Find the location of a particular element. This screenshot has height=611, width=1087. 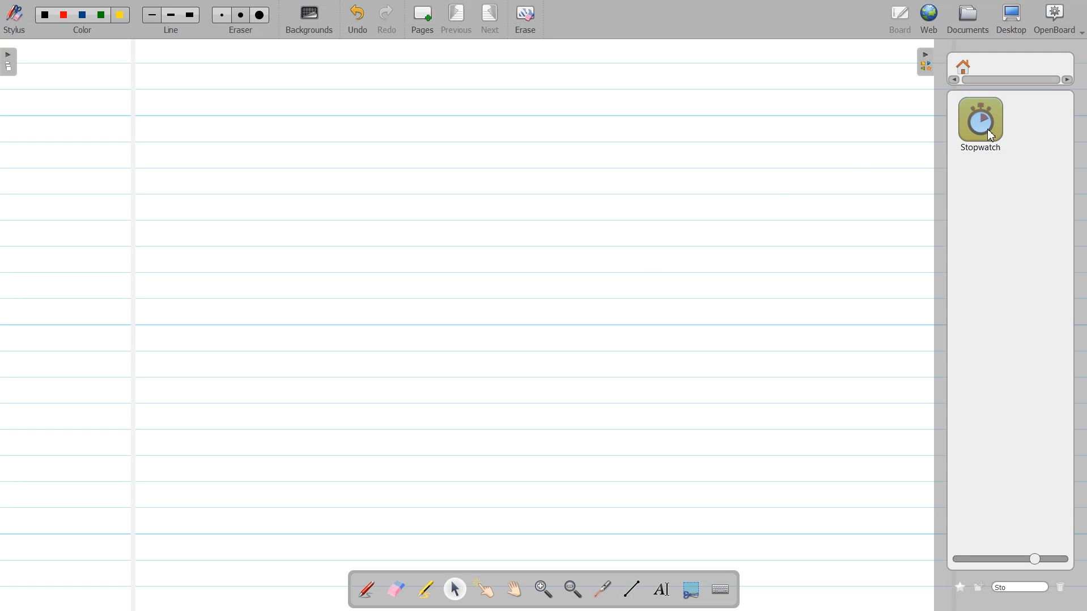

Zoom ////out is located at coordinates (574, 589).